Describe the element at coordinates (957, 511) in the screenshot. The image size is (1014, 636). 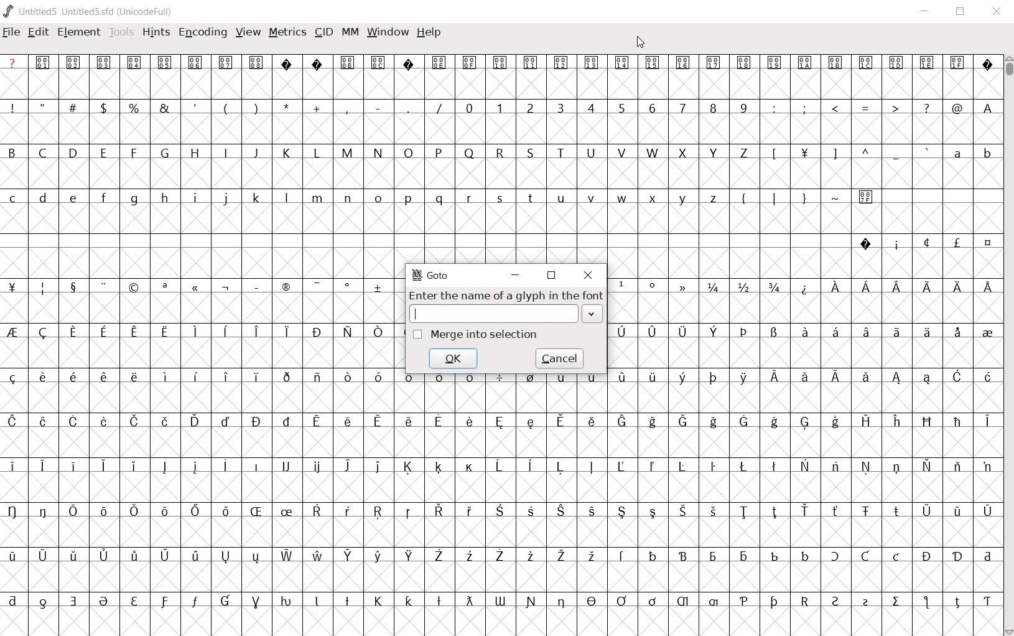
I see `Symbol` at that location.